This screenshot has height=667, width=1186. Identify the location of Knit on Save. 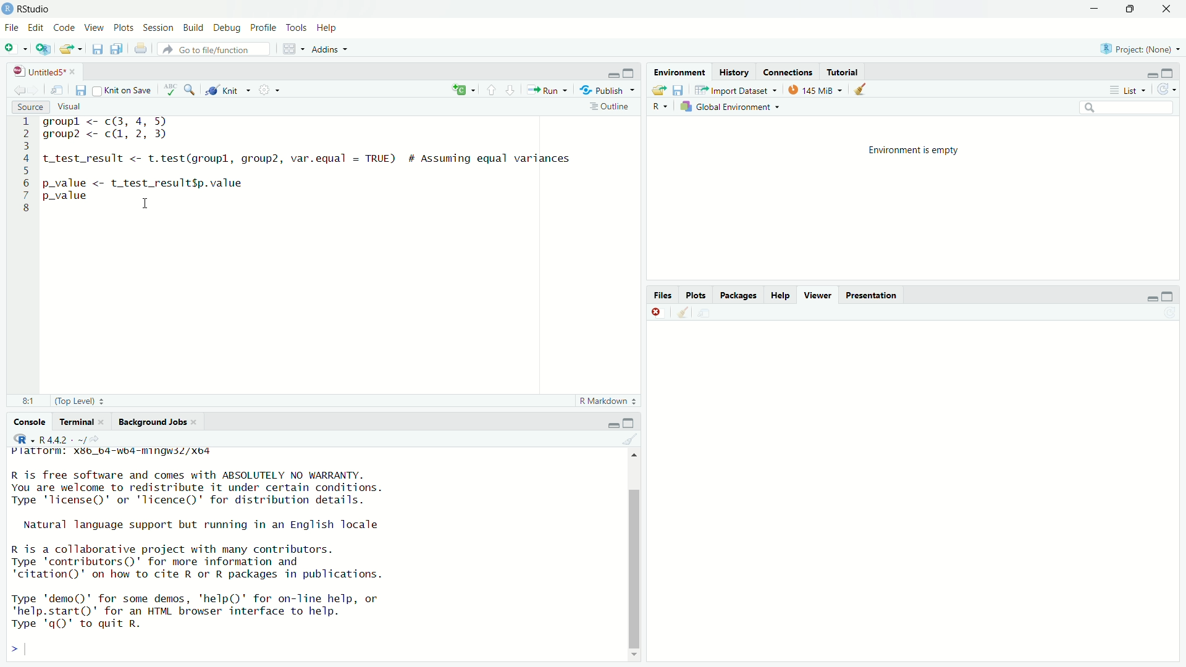
(125, 89).